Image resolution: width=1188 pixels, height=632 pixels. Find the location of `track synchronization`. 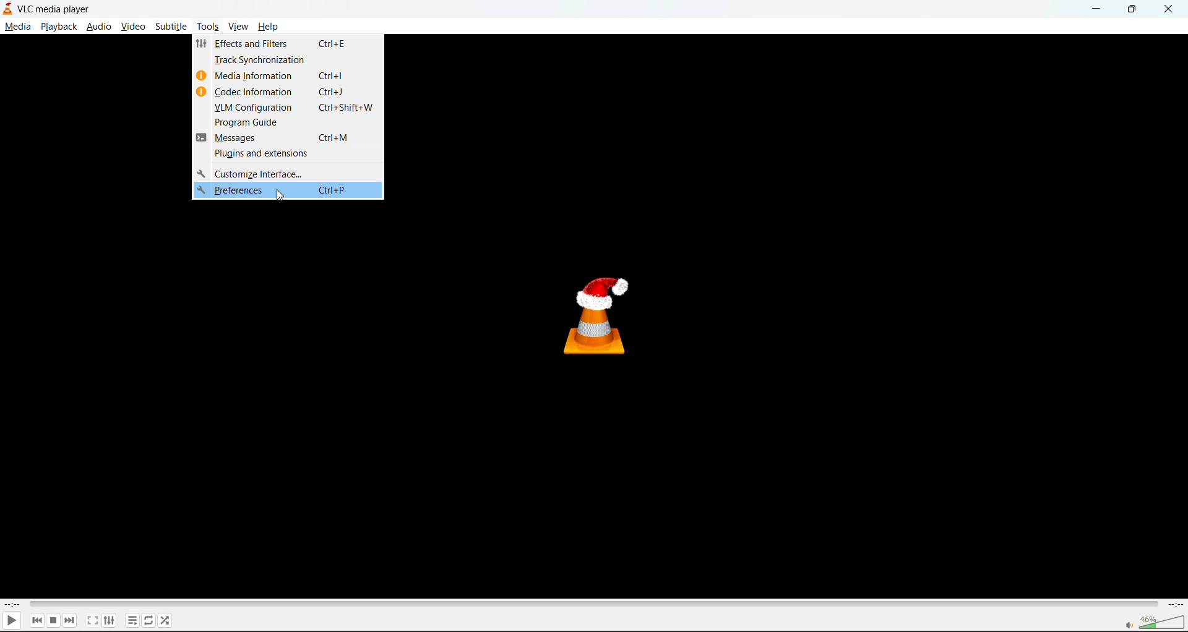

track synchronization is located at coordinates (264, 61).